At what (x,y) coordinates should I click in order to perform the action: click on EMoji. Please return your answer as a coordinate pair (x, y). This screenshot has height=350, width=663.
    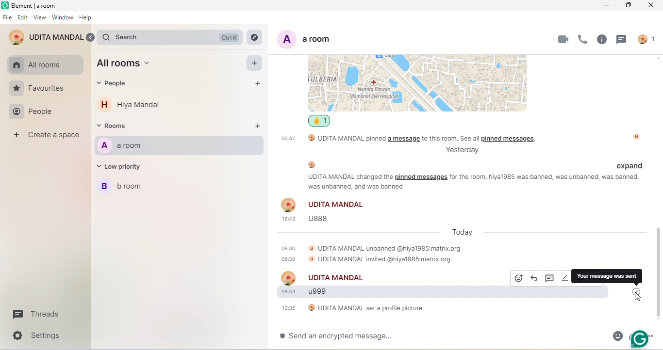
    Looking at the image, I should click on (616, 337).